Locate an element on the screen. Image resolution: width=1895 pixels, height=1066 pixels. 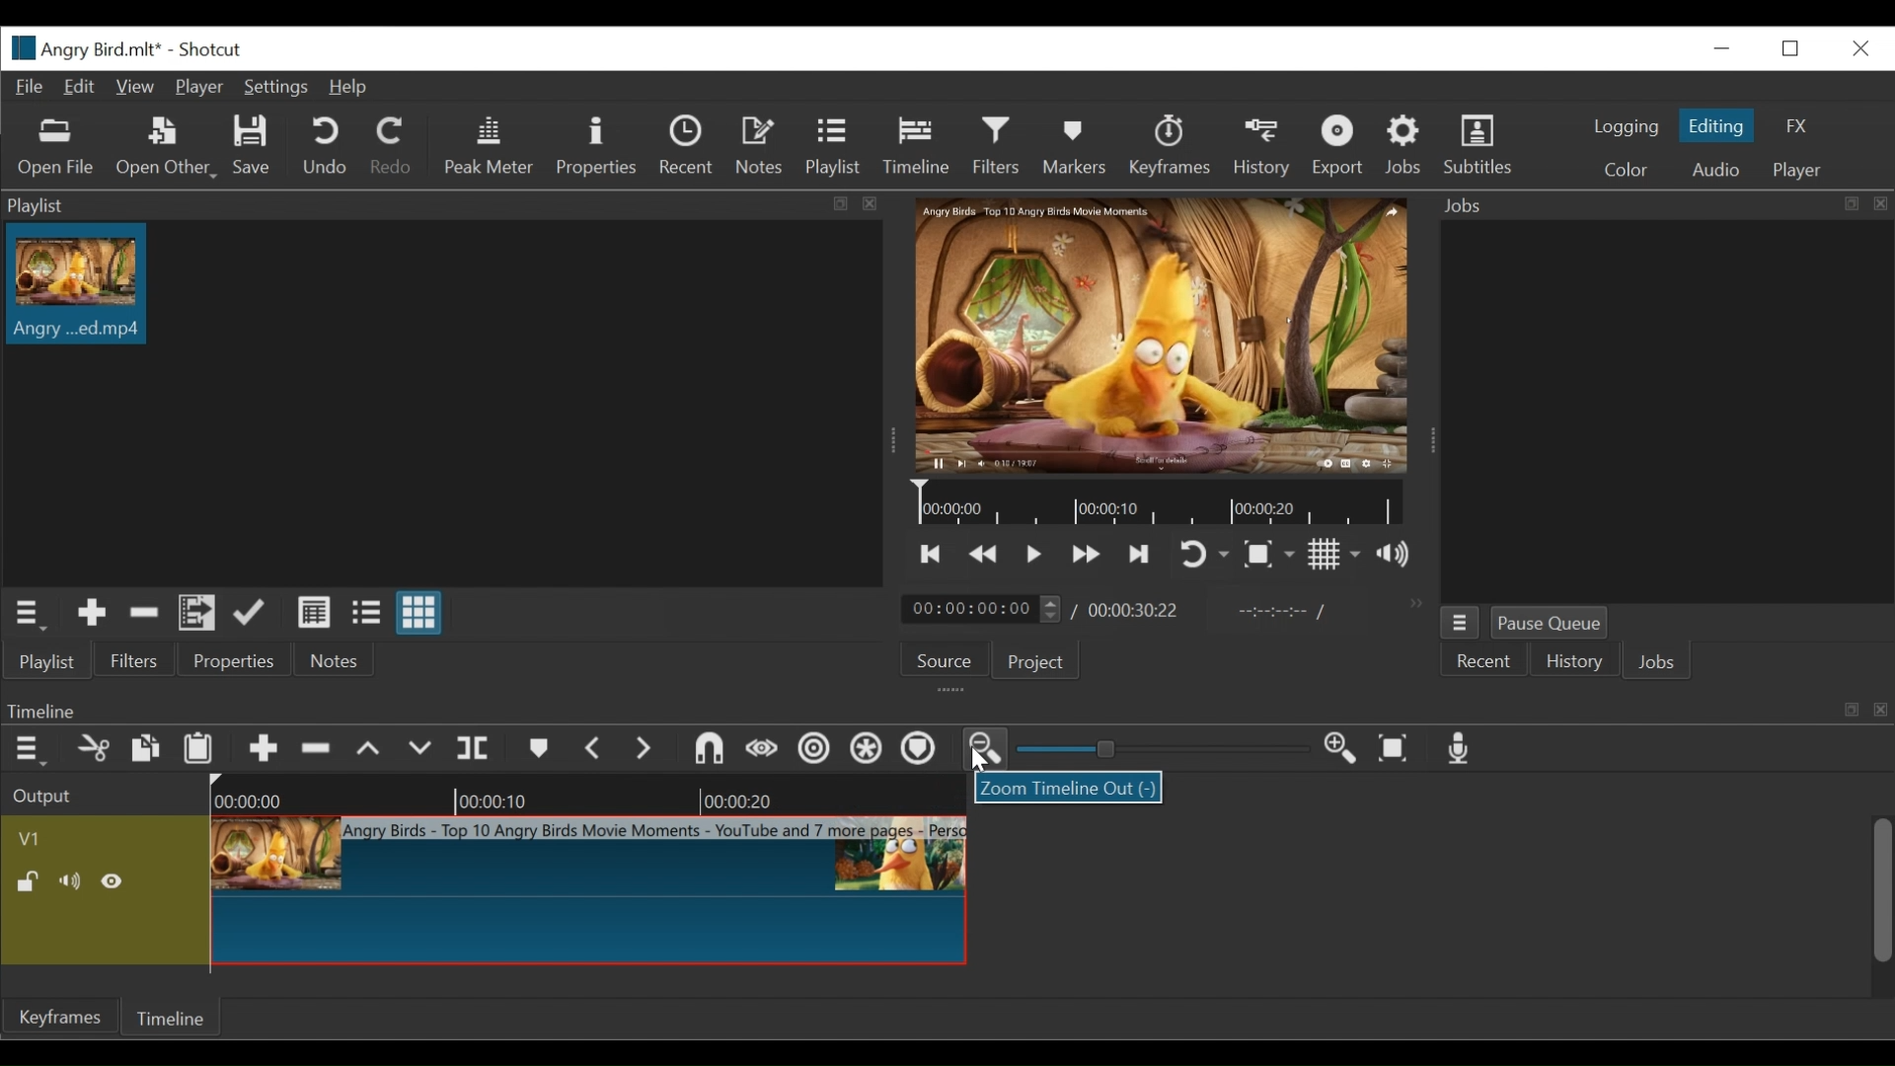
View is located at coordinates (132, 88).